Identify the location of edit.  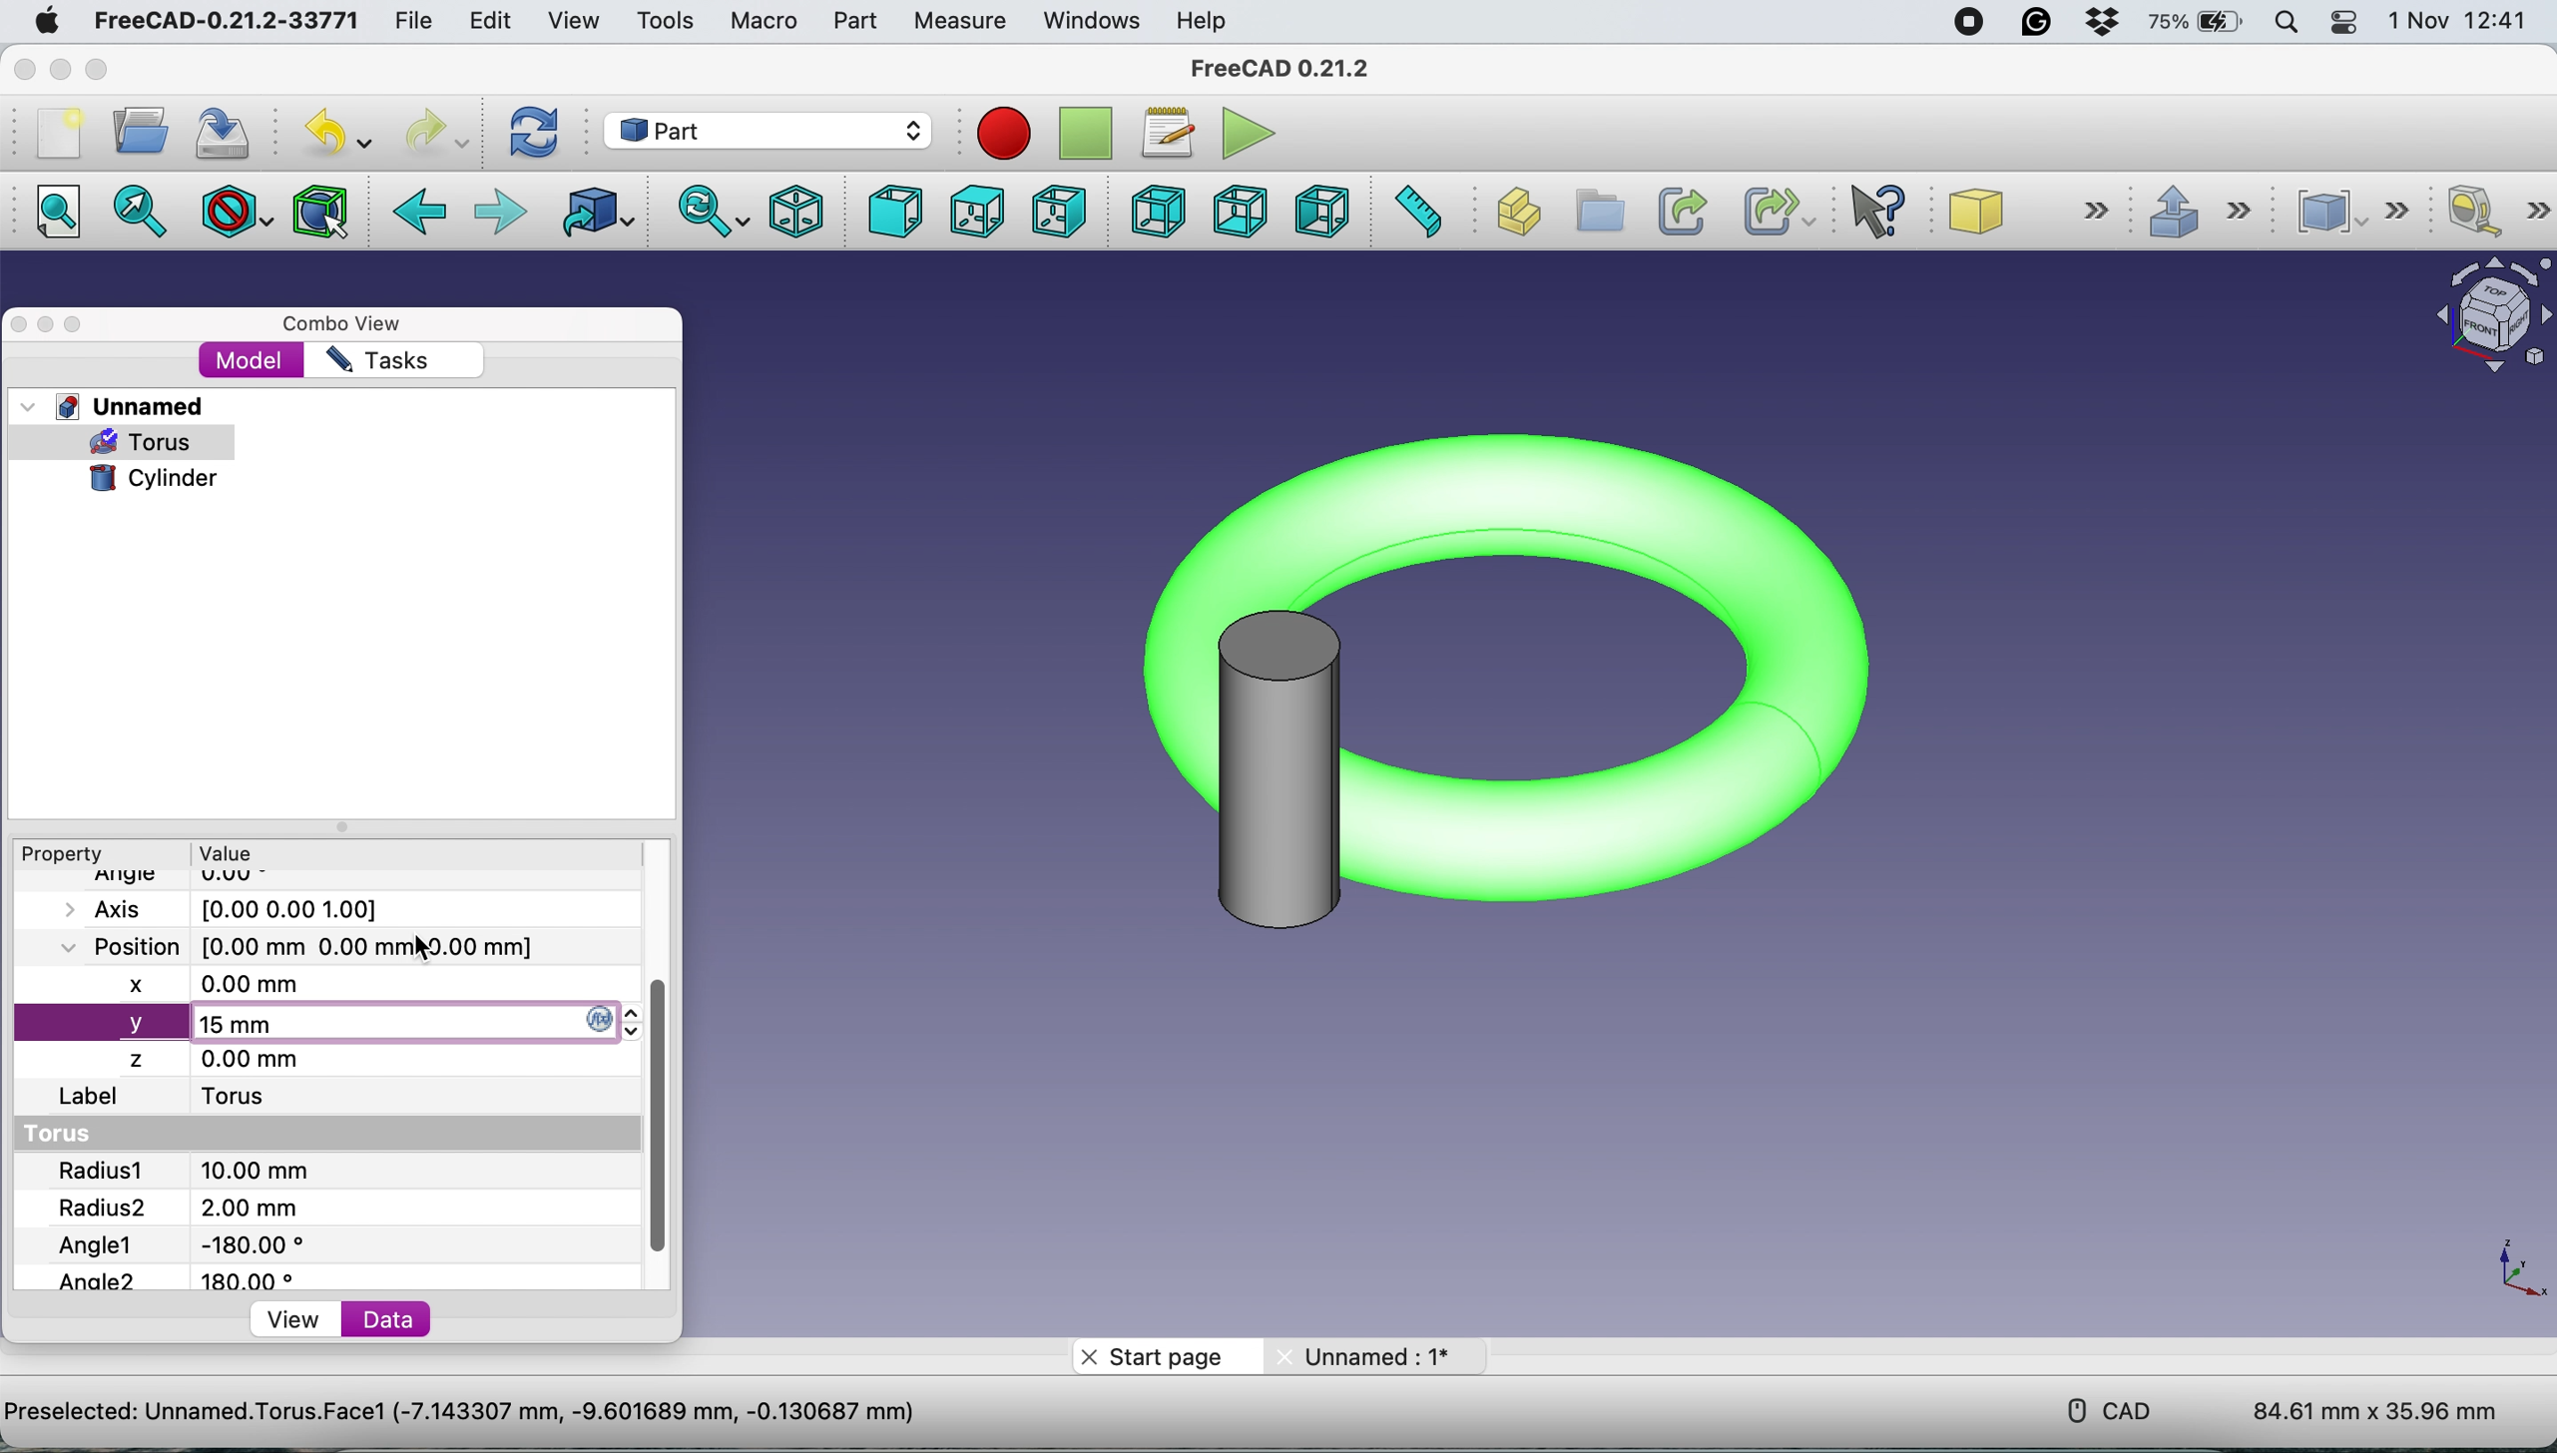
(486, 21).